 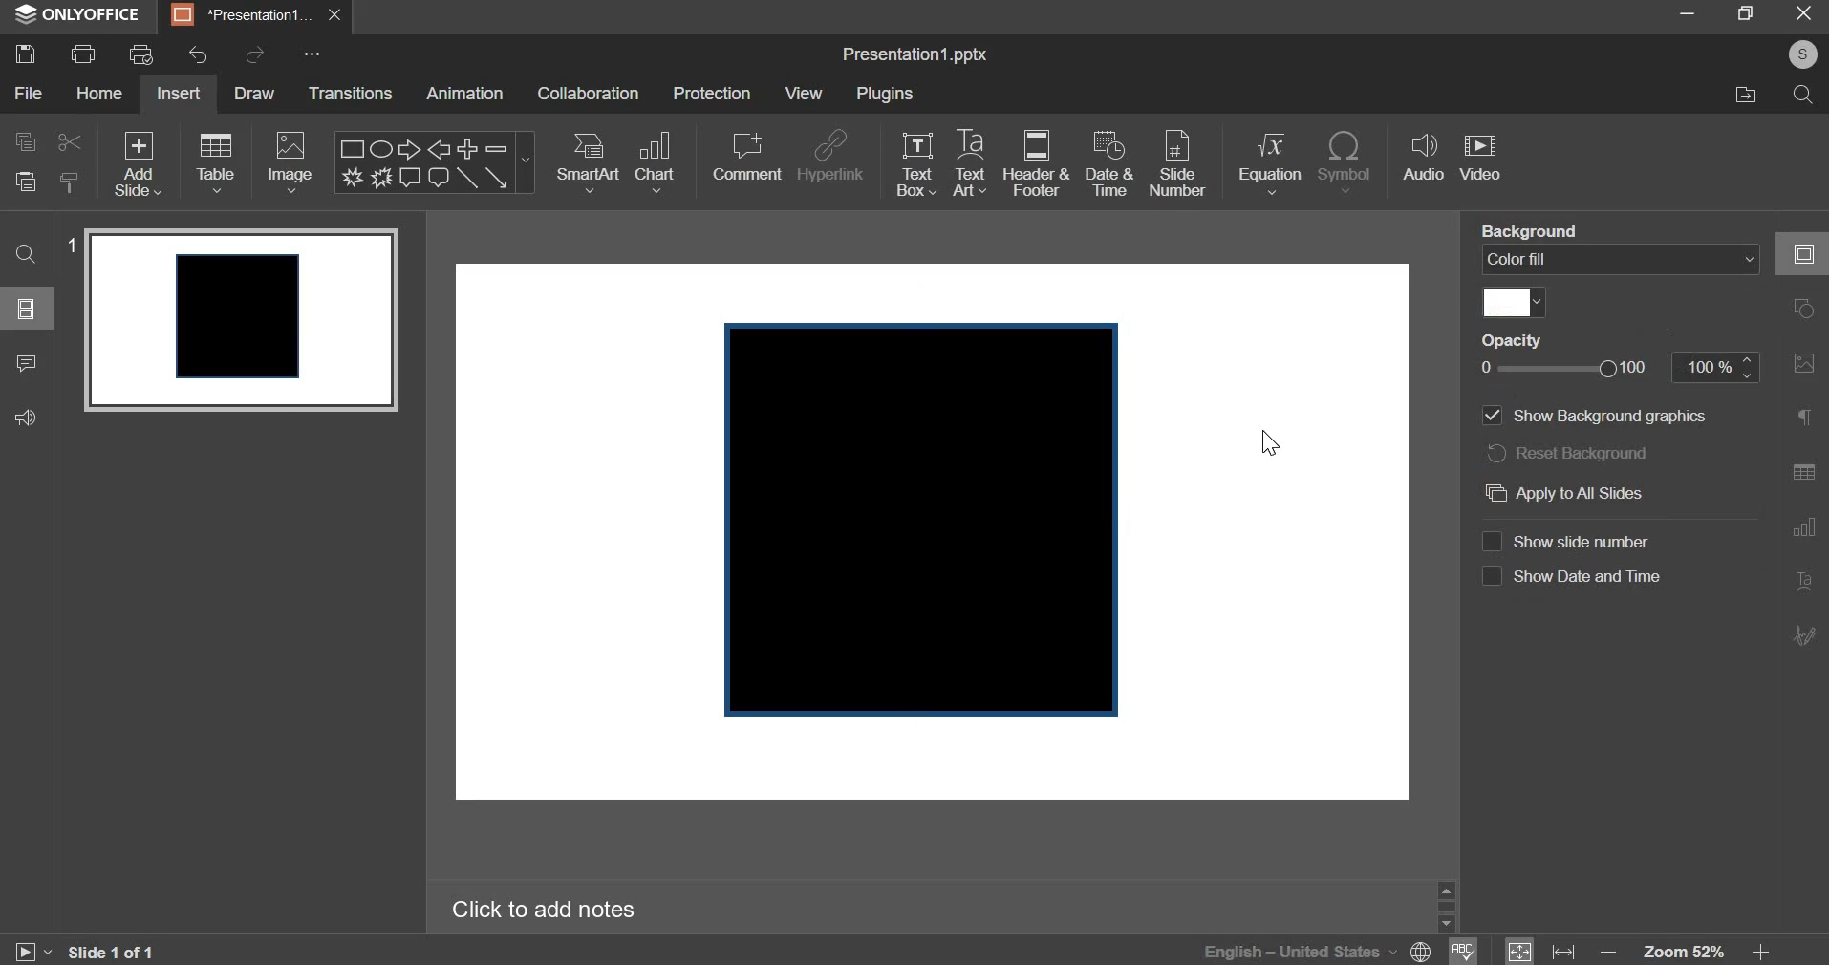 I want to click on home, so click(x=98, y=93).